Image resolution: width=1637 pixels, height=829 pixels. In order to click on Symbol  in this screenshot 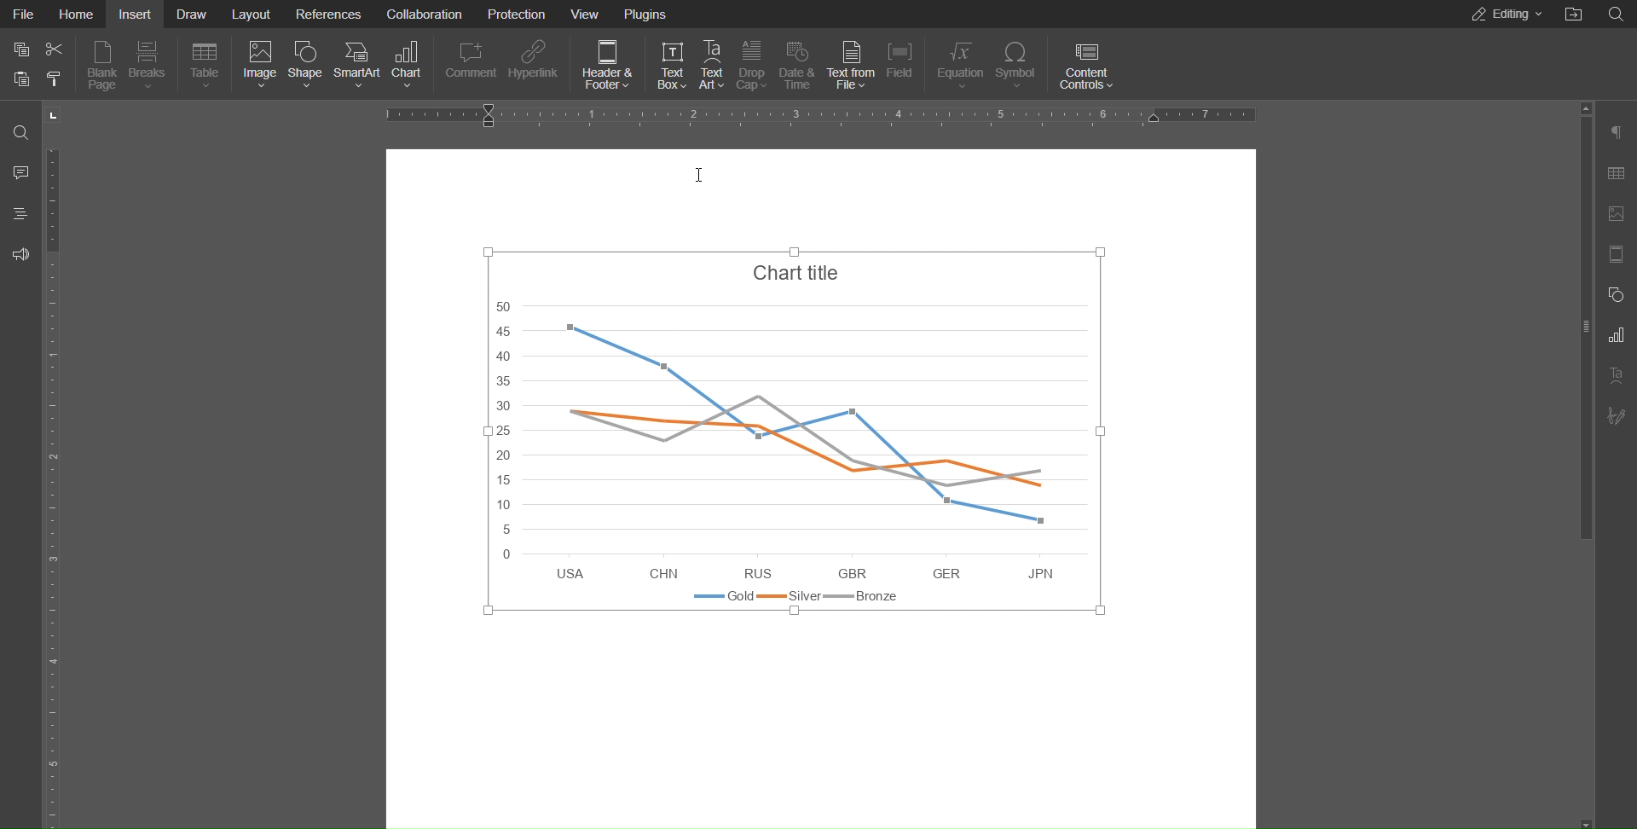, I will do `click(1019, 62)`.